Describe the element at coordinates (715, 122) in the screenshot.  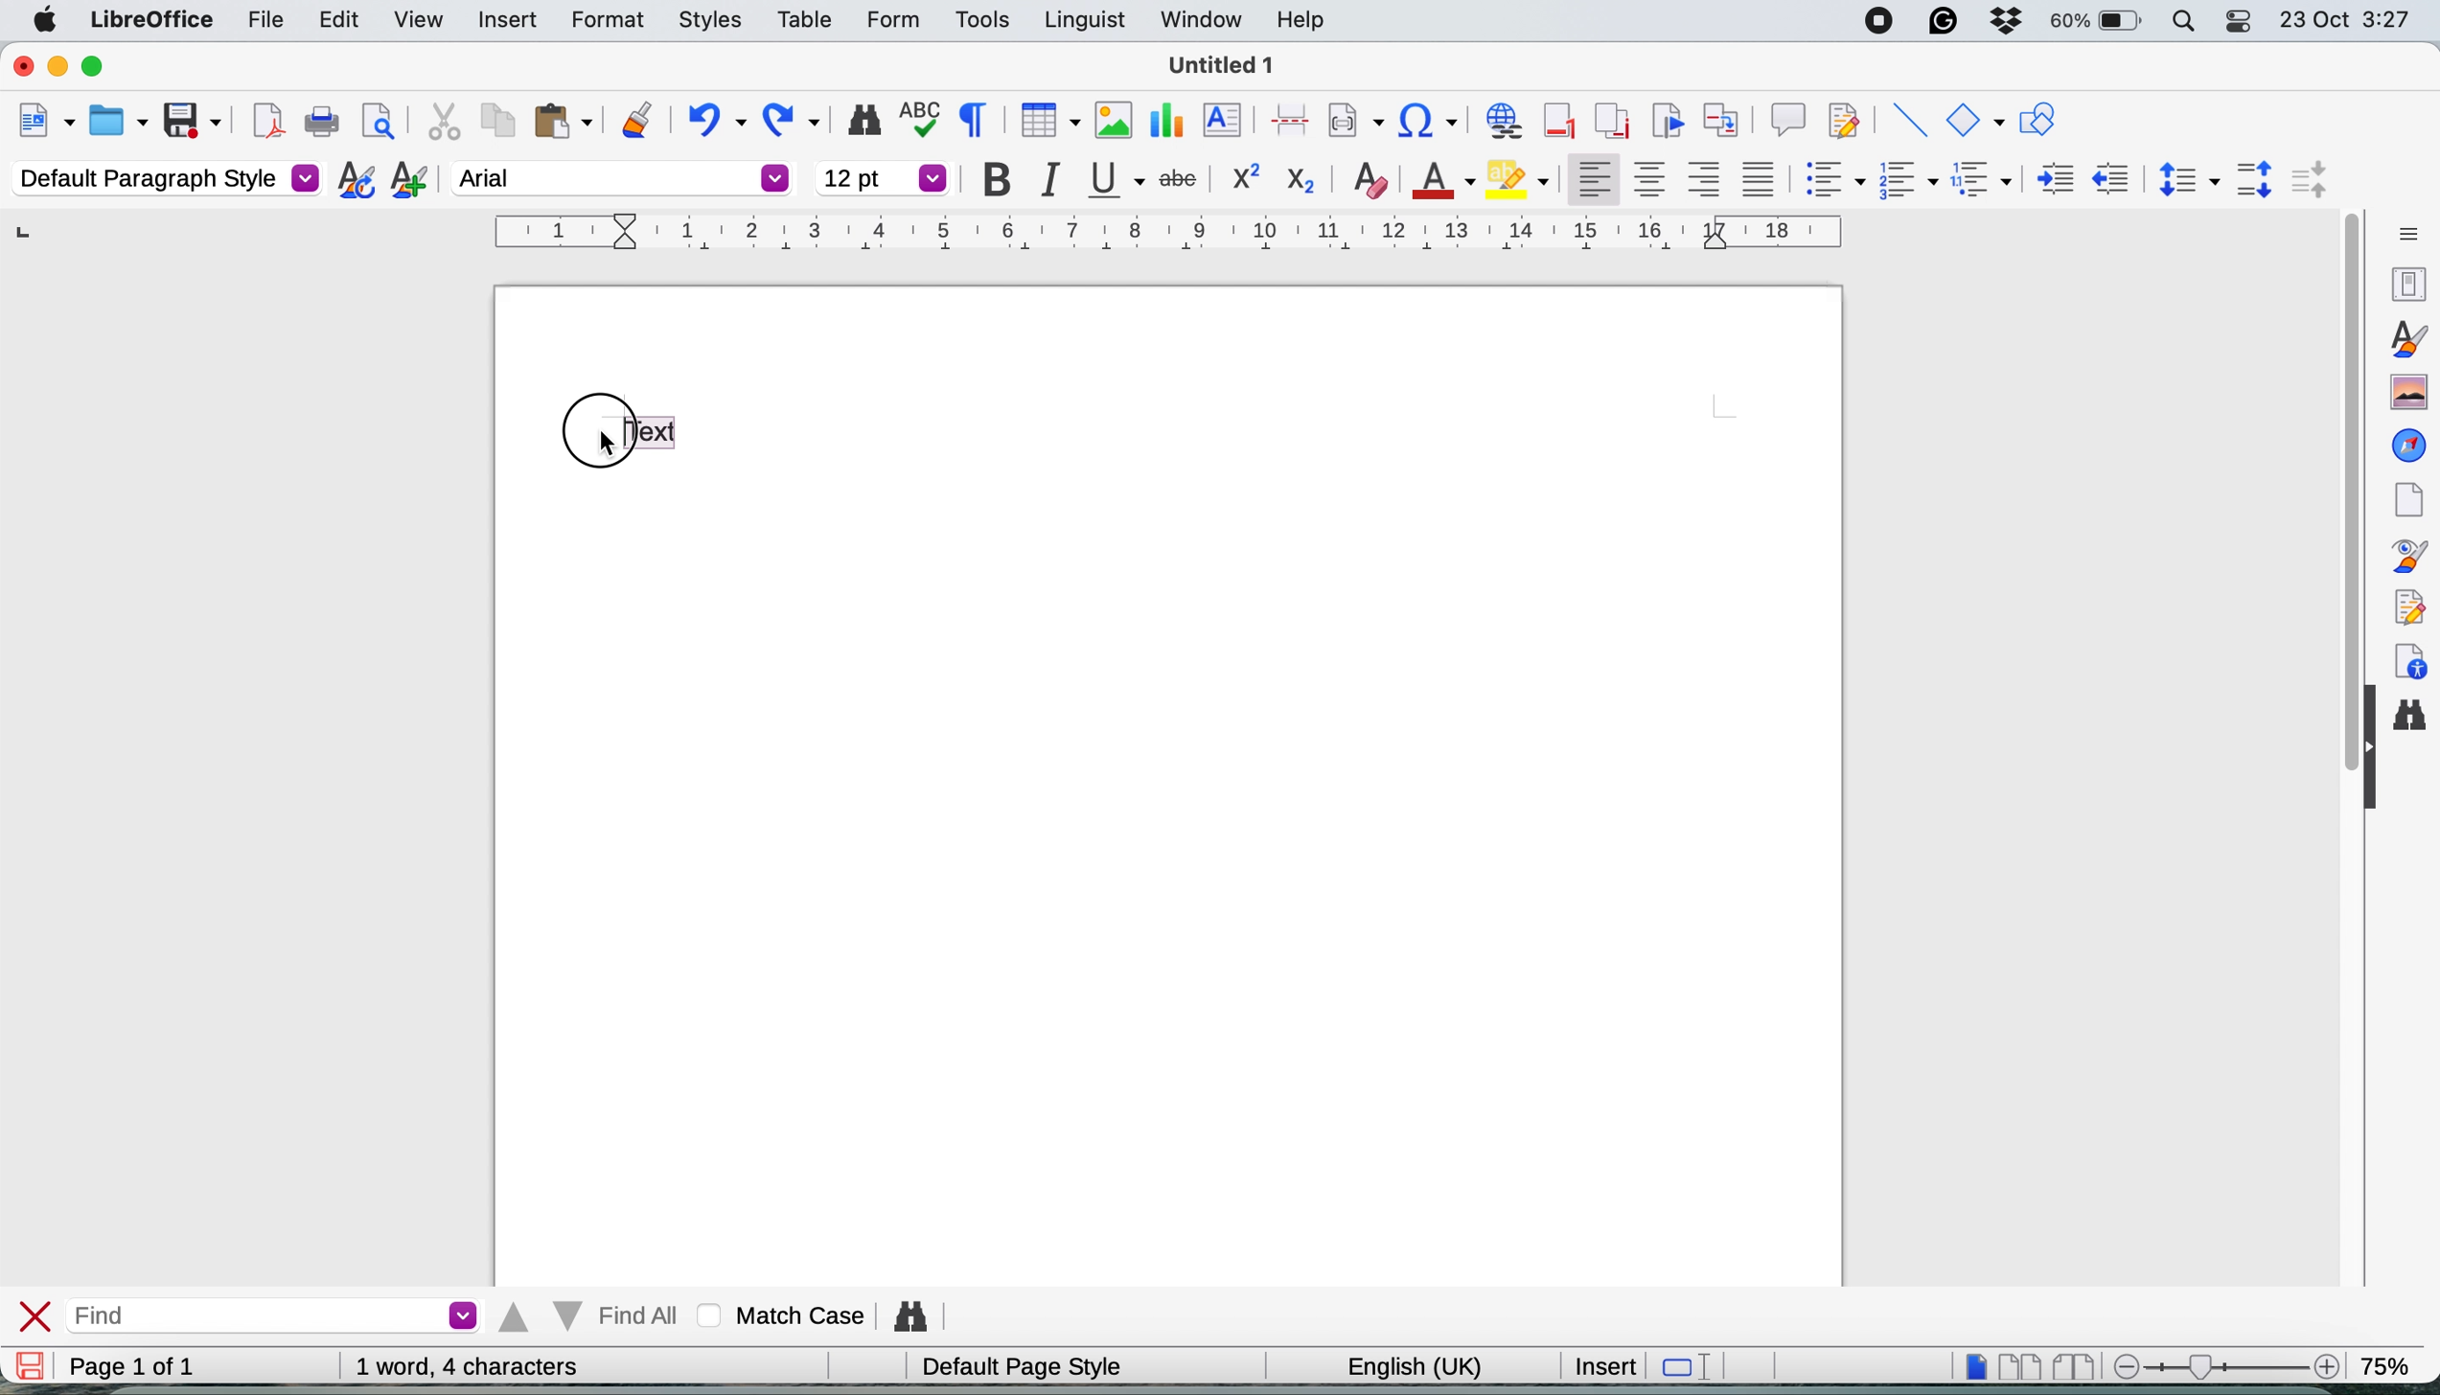
I see `undo` at that location.